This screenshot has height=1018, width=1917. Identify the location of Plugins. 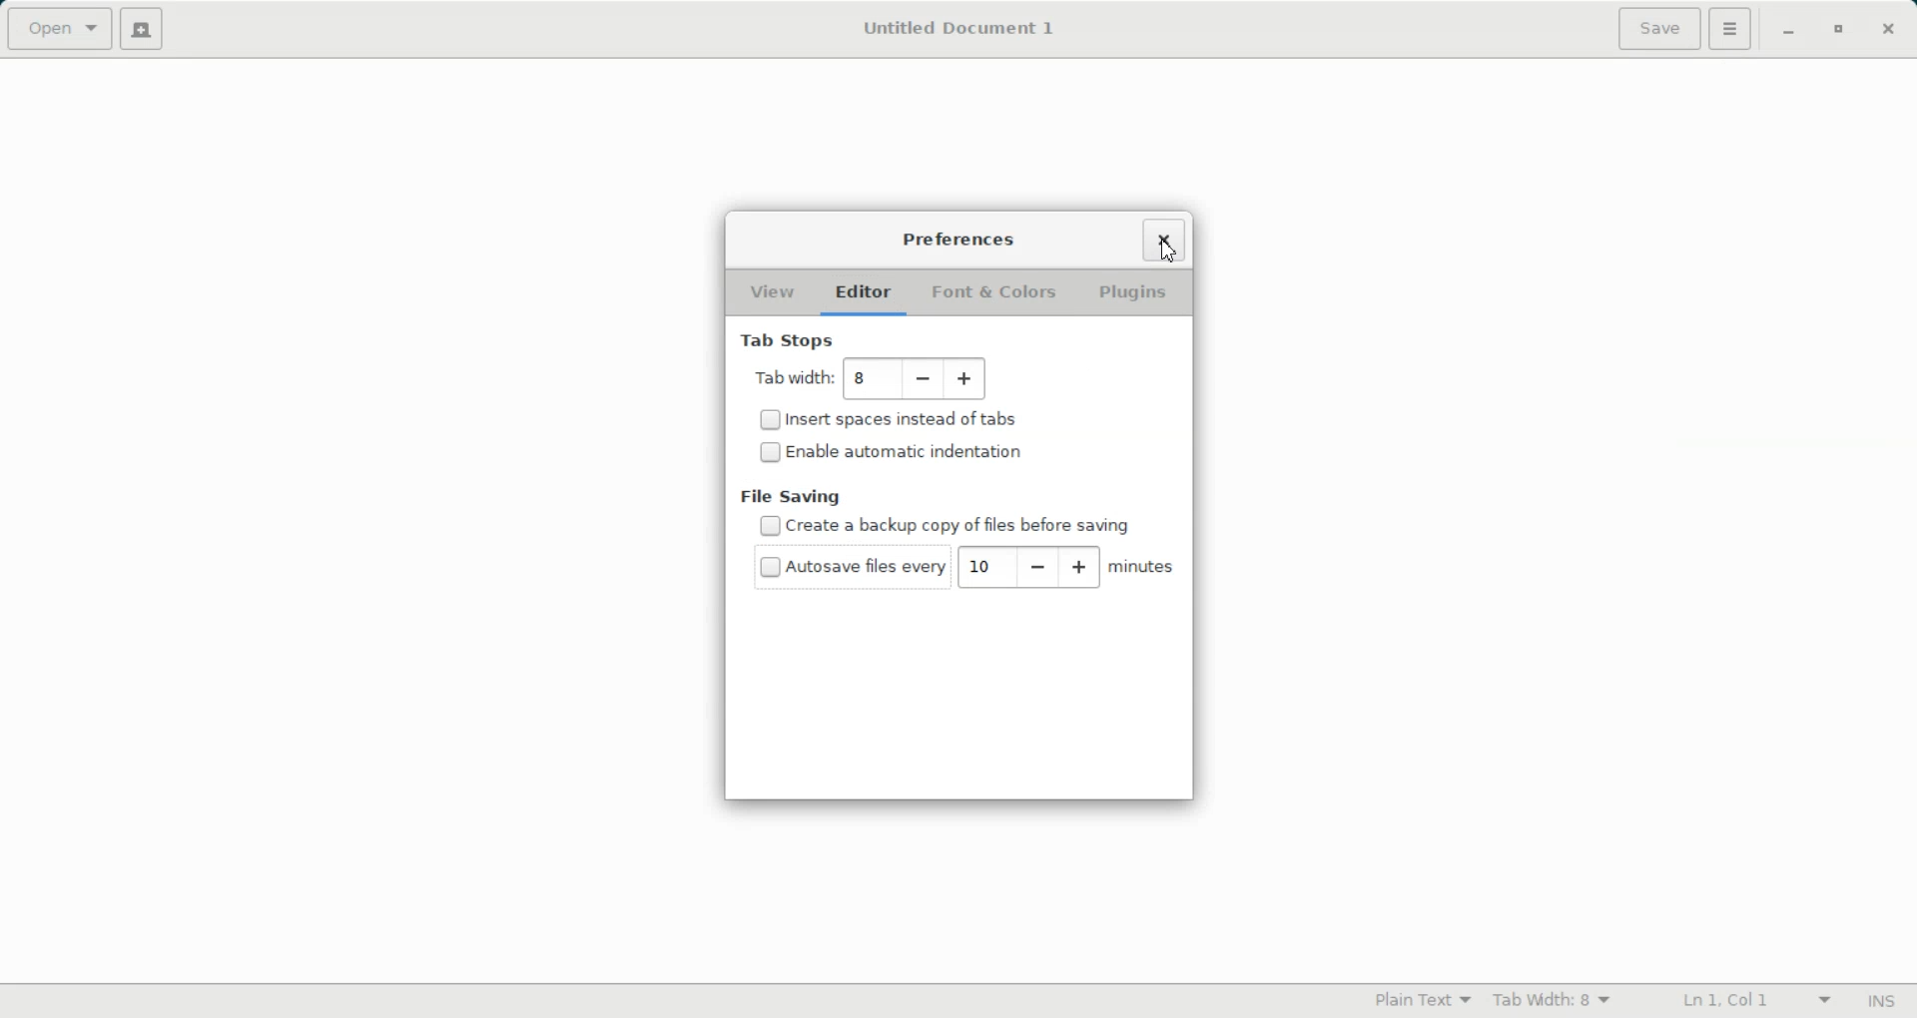
(1137, 292).